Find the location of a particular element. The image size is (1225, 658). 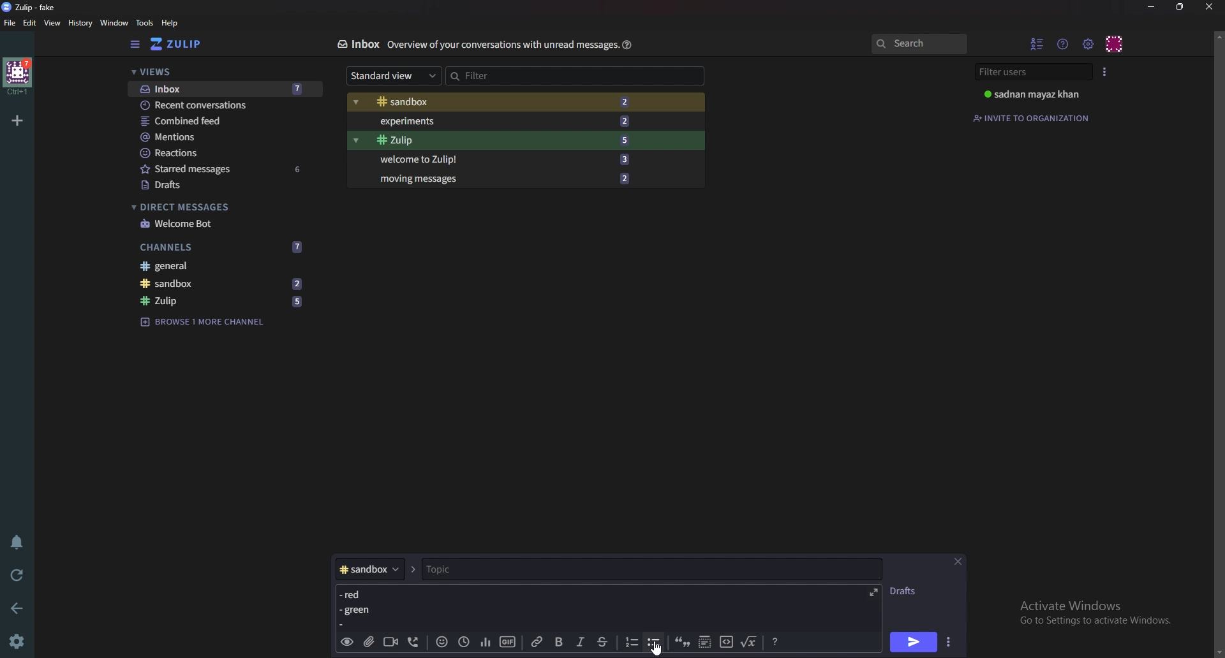

Mentions is located at coordinates (224, 137).